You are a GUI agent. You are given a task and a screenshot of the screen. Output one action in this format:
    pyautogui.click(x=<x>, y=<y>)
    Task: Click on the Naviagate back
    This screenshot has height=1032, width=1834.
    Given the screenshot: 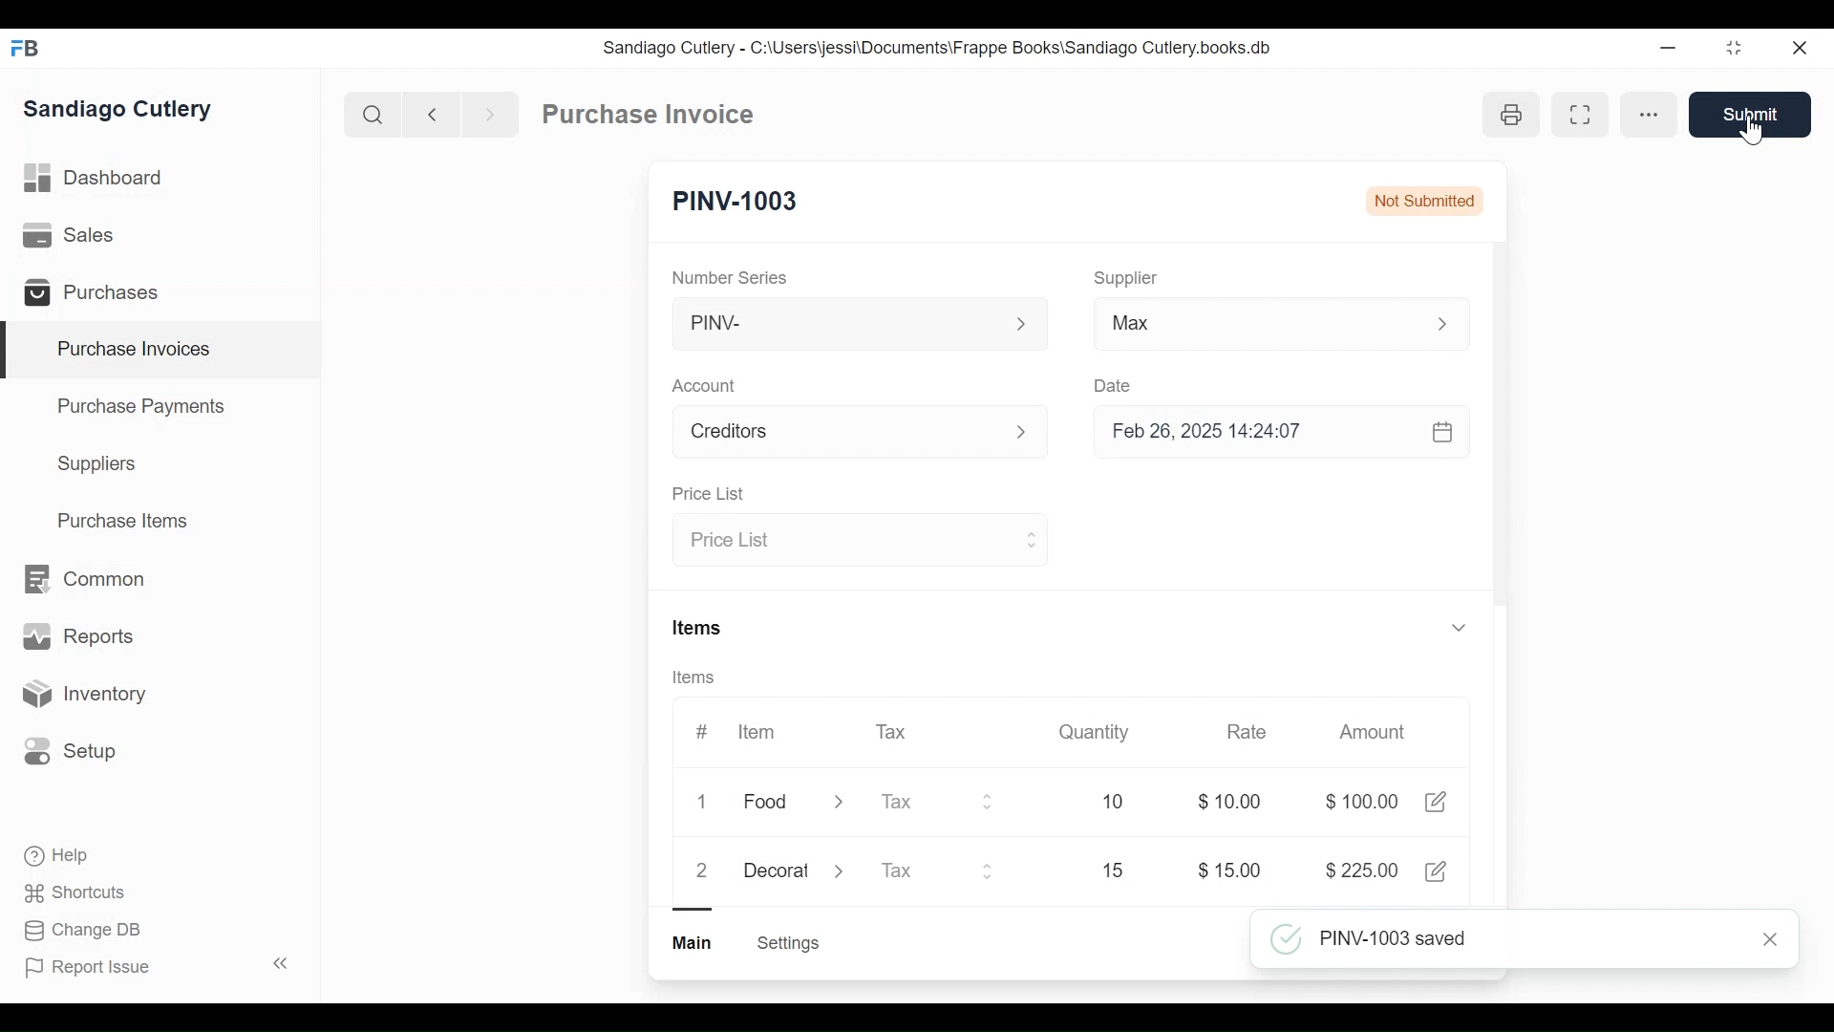 What is the action you would take?
    pyautogui.click(x=433, y=113)
    